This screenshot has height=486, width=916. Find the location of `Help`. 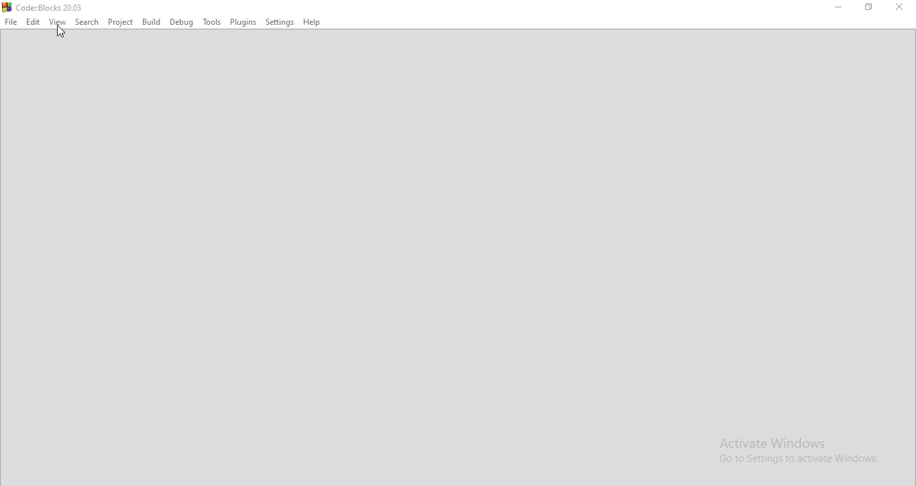

Help is located at coordinates (312, 21).